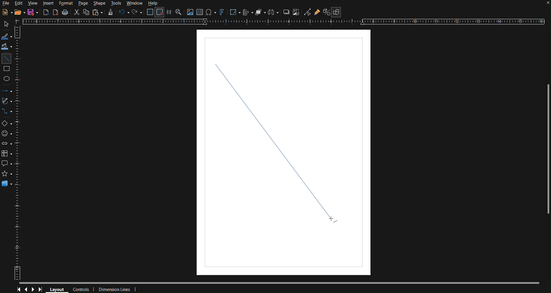  Describe the element at coordinates (160, 12) in the screenshot. I see `Snap to Grid` at that location.